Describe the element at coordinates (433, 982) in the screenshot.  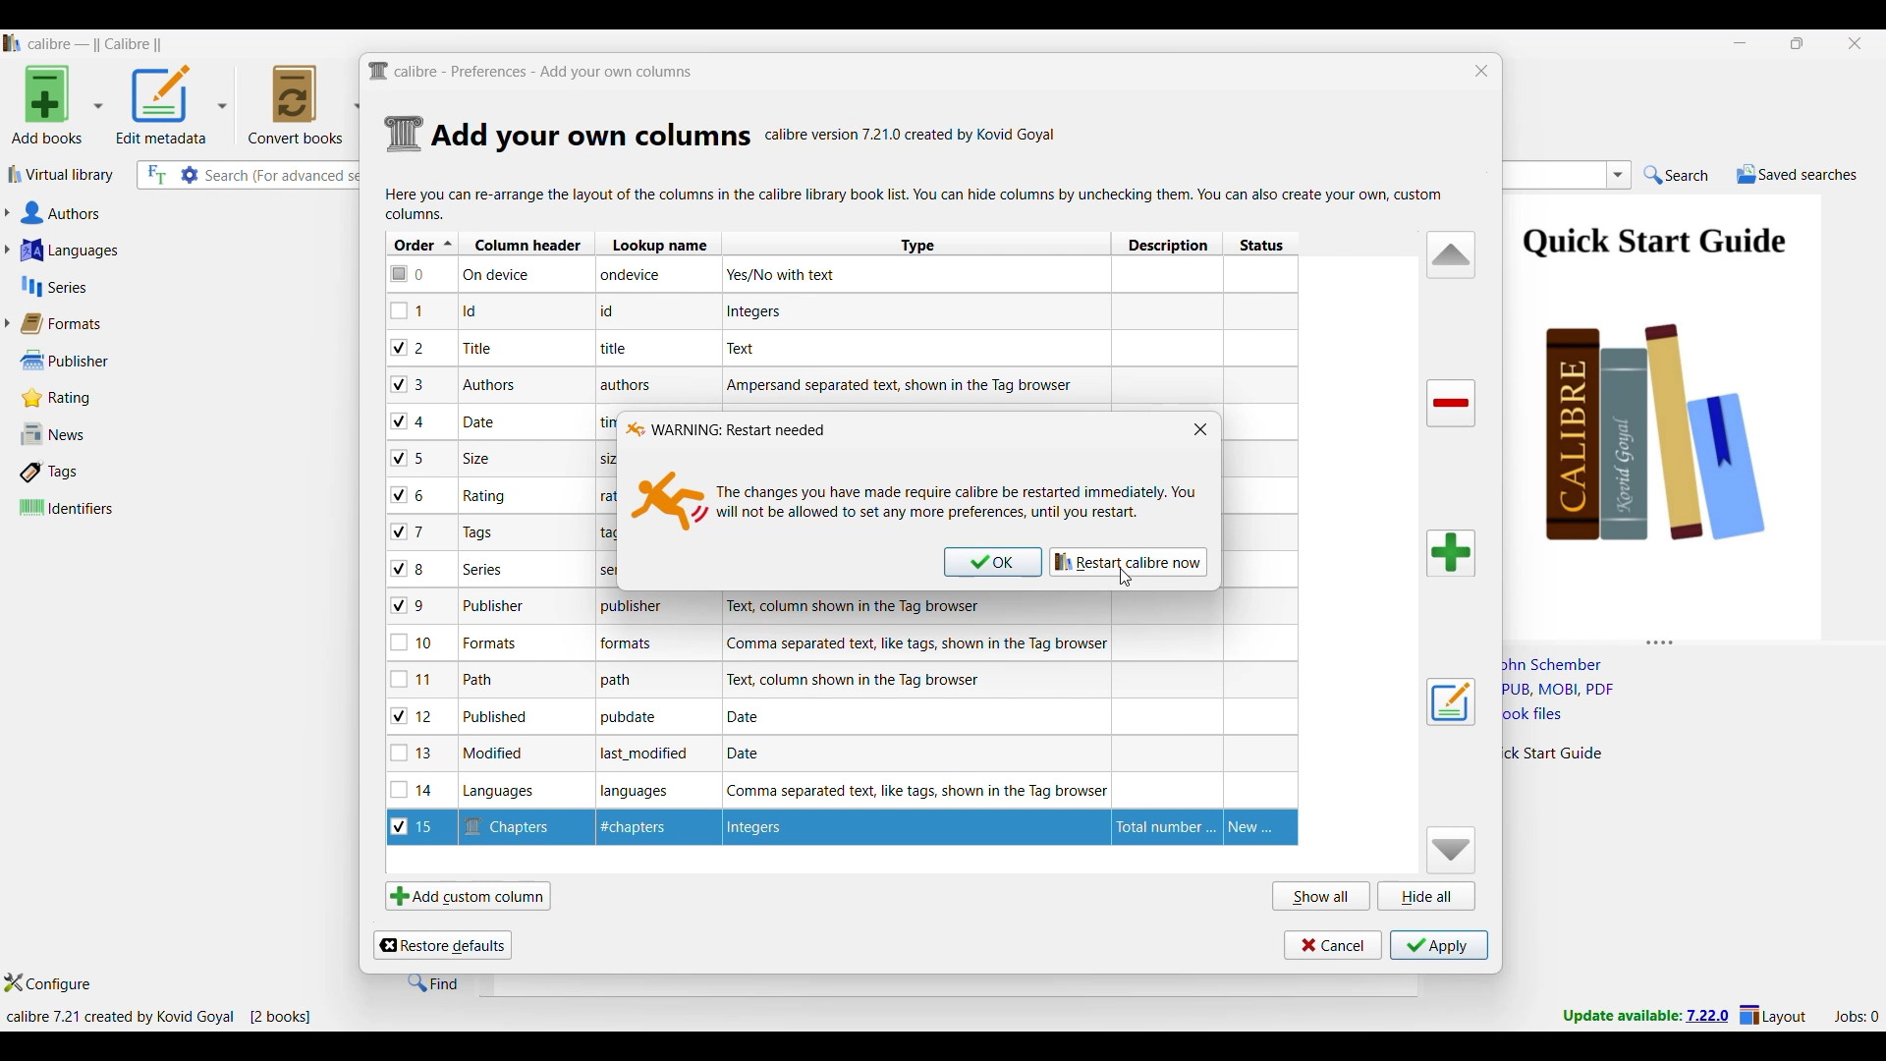
I see `Find` at that location.